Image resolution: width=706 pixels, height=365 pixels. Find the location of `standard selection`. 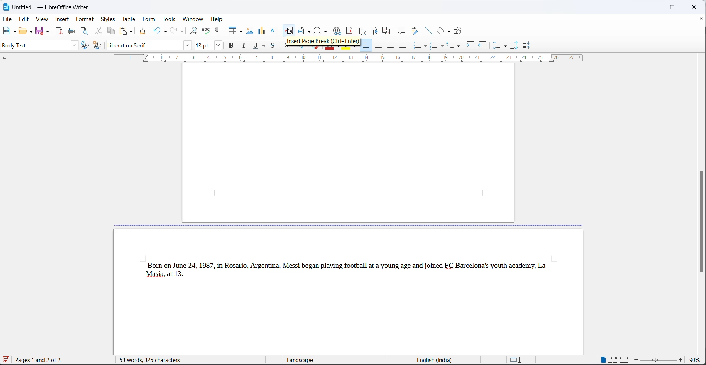

standard selection is located at coordinates (512, 360).